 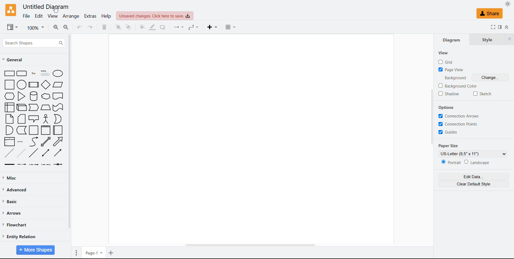 I want to click on Format , so click(x=500, y=27).